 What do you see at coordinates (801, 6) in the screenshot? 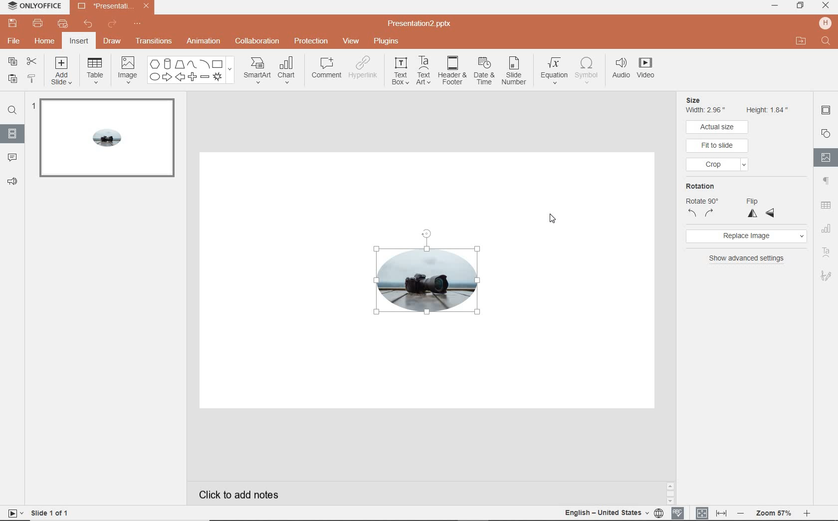
I see `restore` at bounding box center [801, 6].